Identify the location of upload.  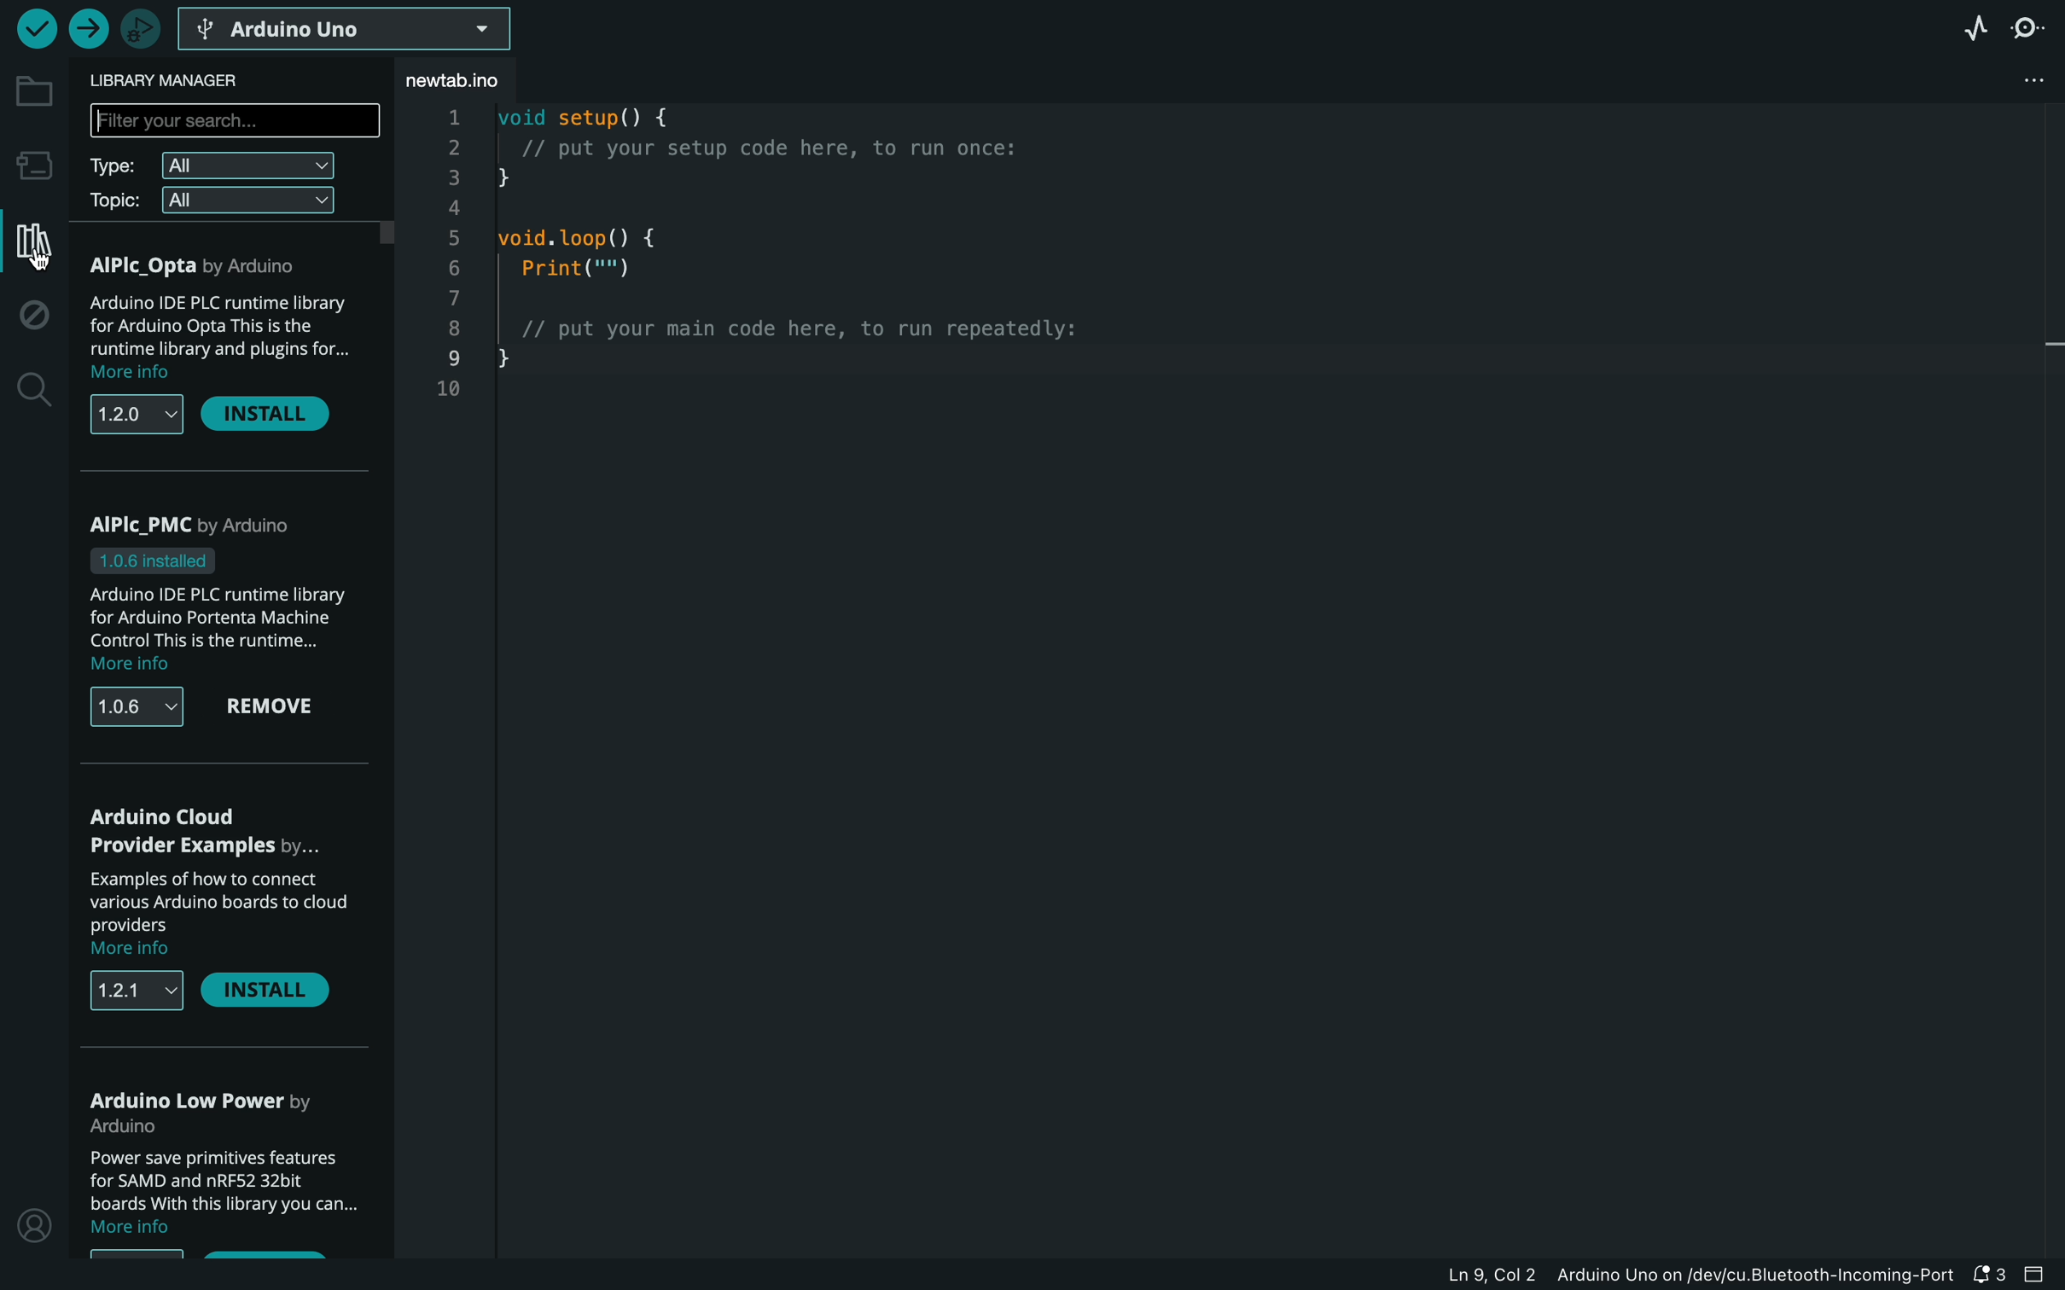
(87, 27).